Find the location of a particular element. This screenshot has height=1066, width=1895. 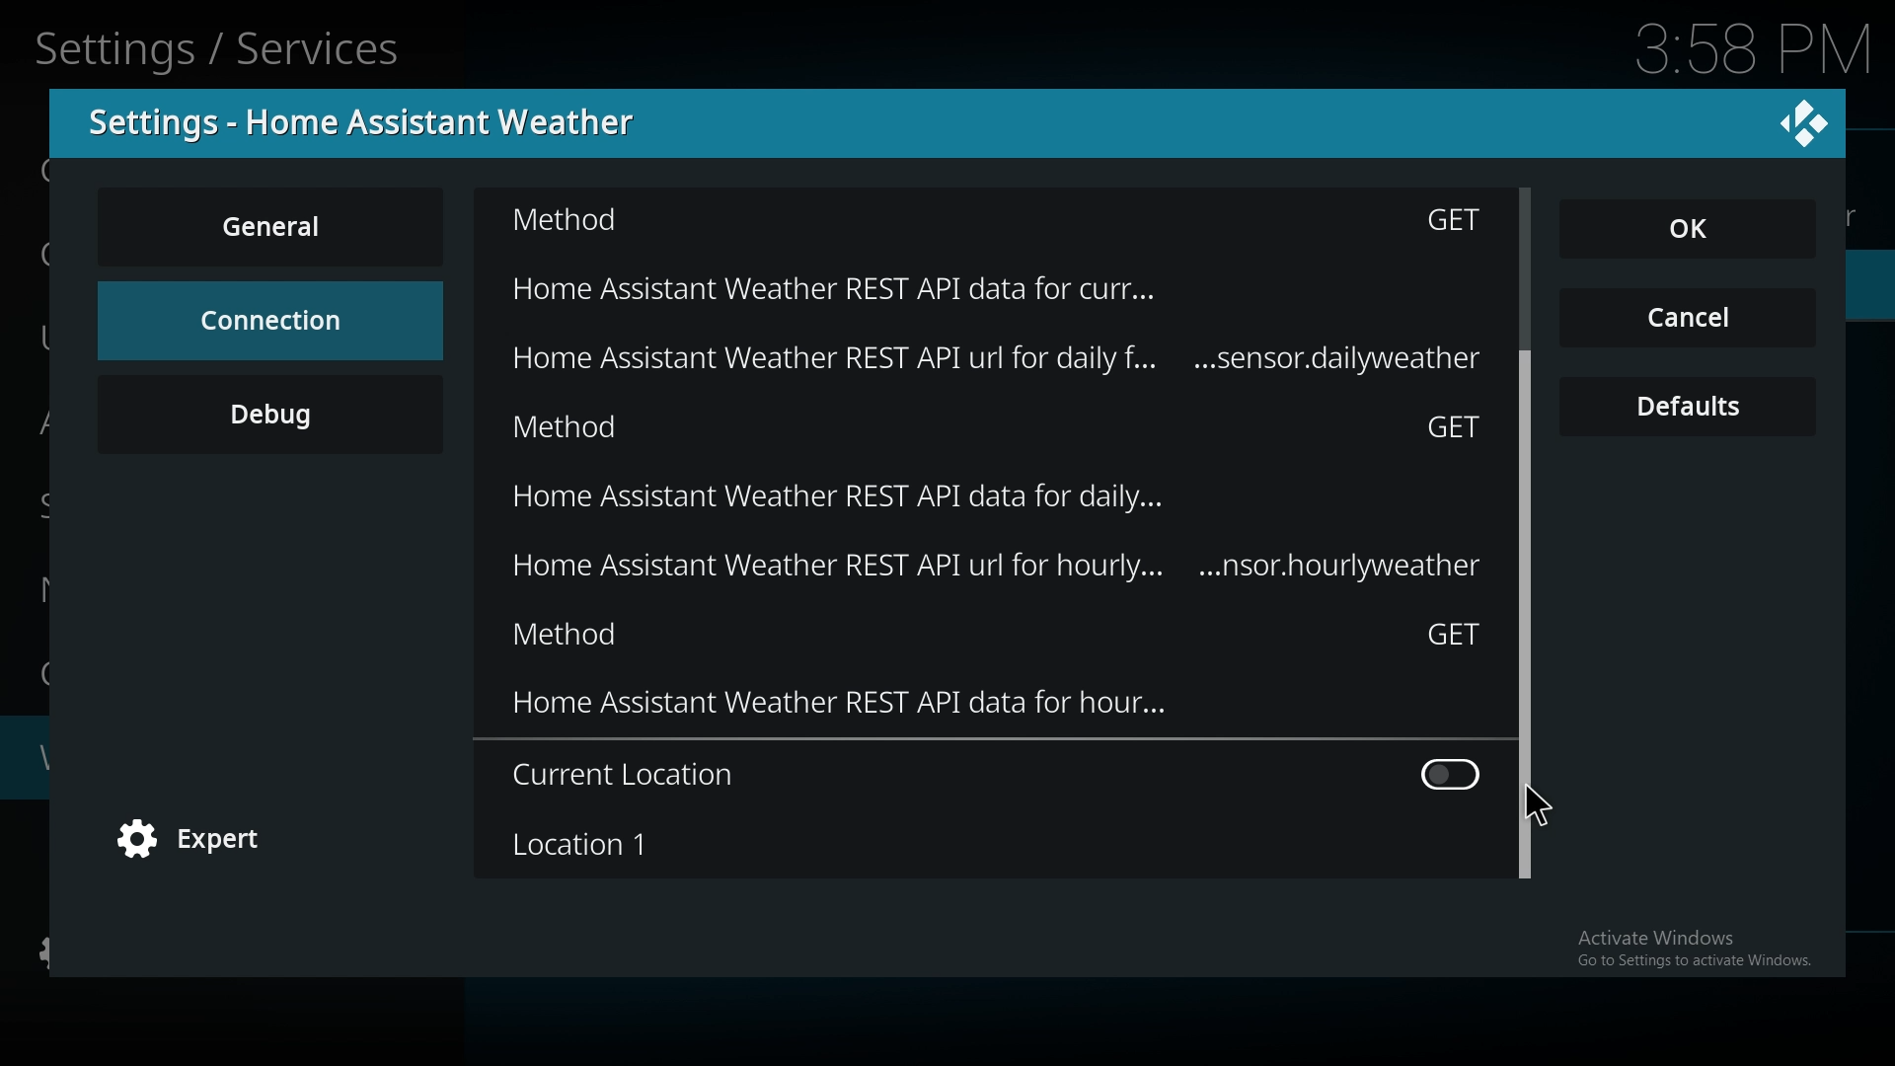

expert is located at coordinates (202, 841).